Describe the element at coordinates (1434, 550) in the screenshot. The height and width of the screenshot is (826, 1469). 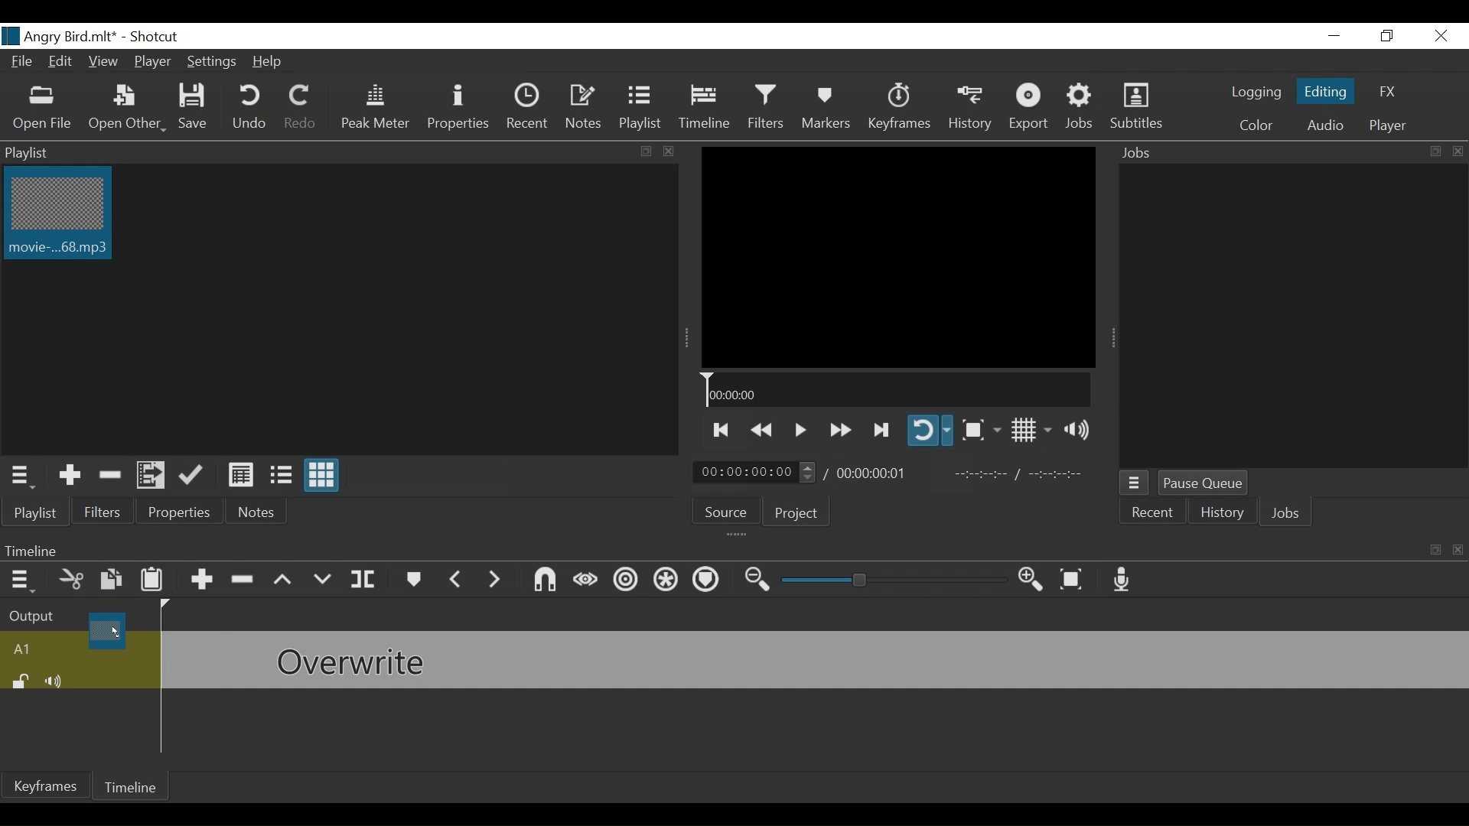
I see `resize` at that location.